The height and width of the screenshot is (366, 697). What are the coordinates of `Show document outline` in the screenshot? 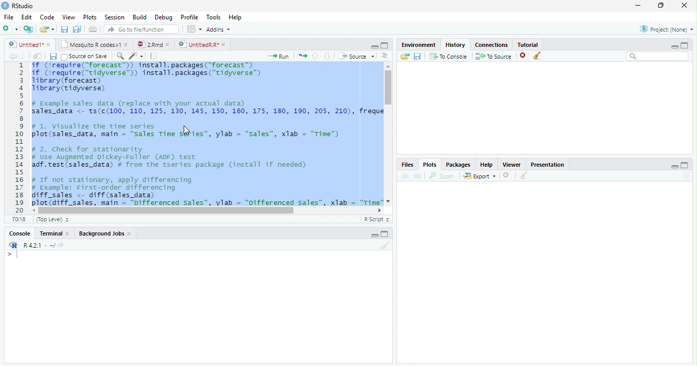 It's located at (385, 57).